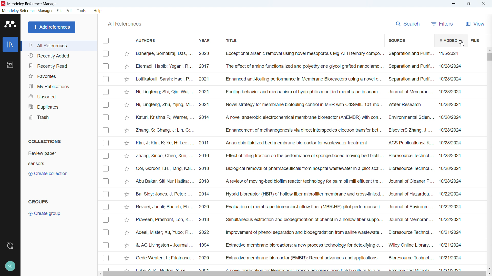 The width and height of the screenshot is (492, 276). Describe the element at coordinates (232, 40) in the screenshot. I see `Sort by title ` at that location.